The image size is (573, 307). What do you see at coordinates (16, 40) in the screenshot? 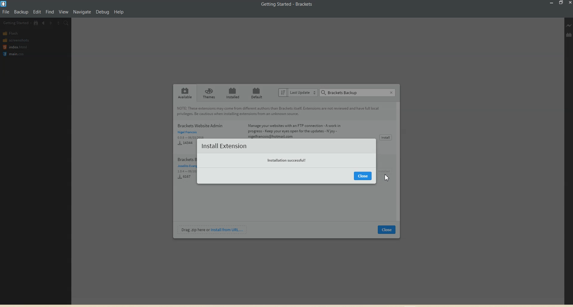
I see `screenshots` at bounding box center [16, 40].